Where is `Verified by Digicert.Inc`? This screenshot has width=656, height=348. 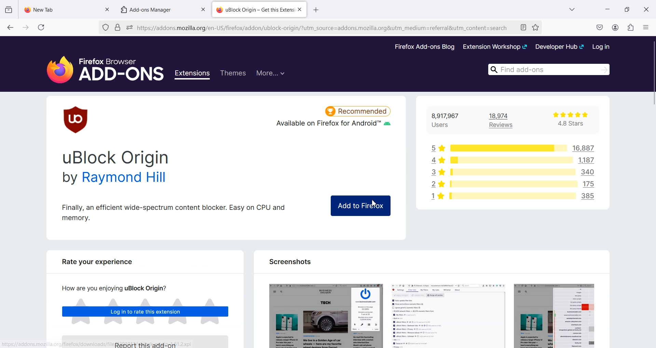
Verified by Digicert.Inc is located at coordinates (117, 28).